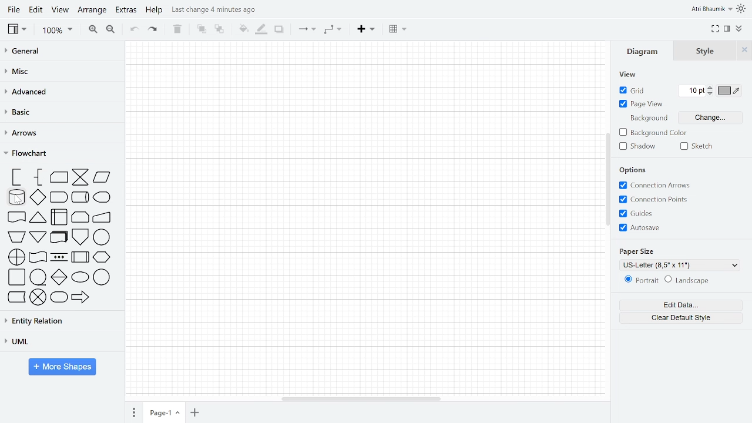  What do you see at coordinates (93, 29) in the screenshot?
I see `Zoom in` at bounding box center [93, 29].